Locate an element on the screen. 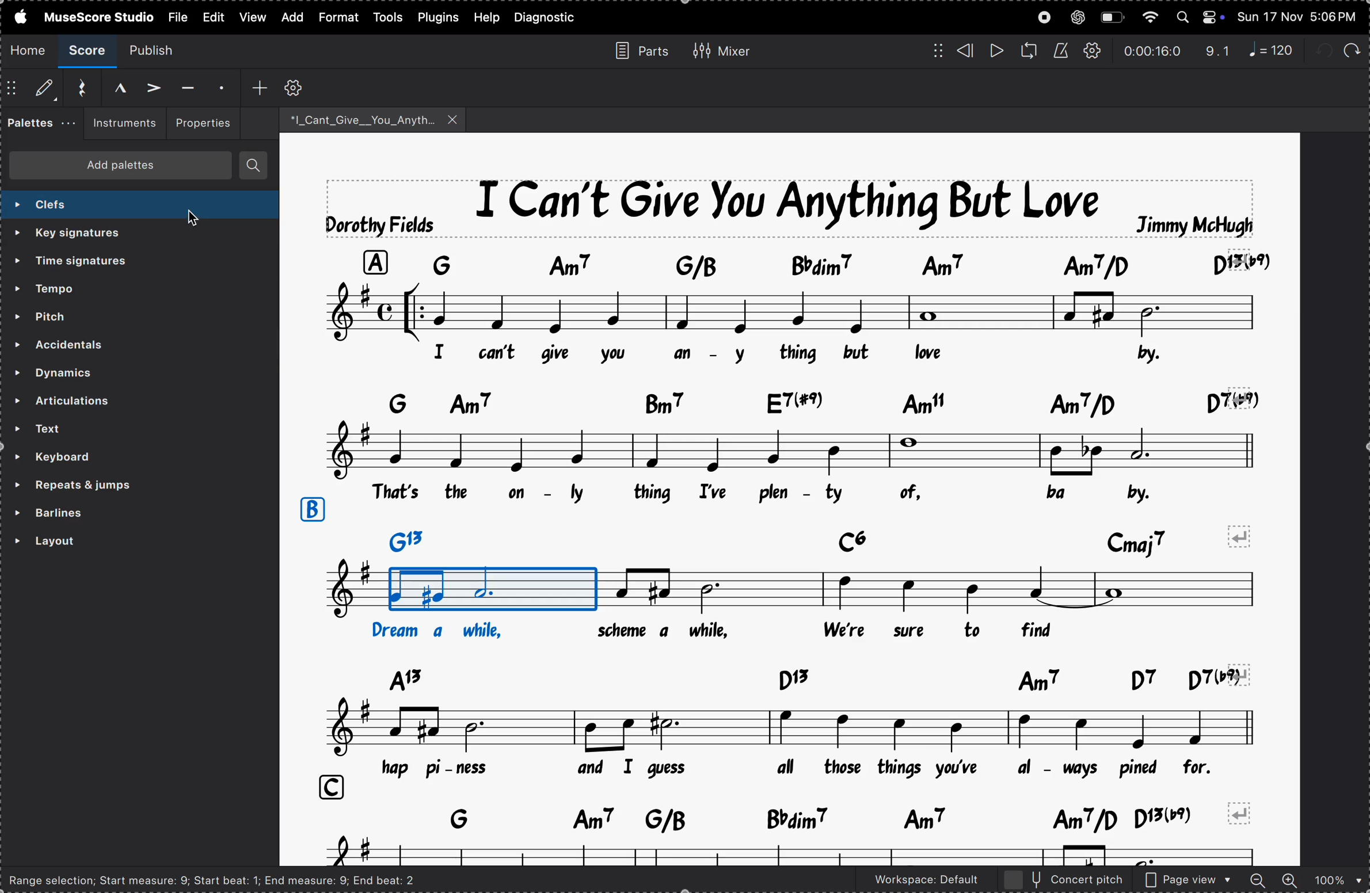  record is located at coordinates (1044, 17).